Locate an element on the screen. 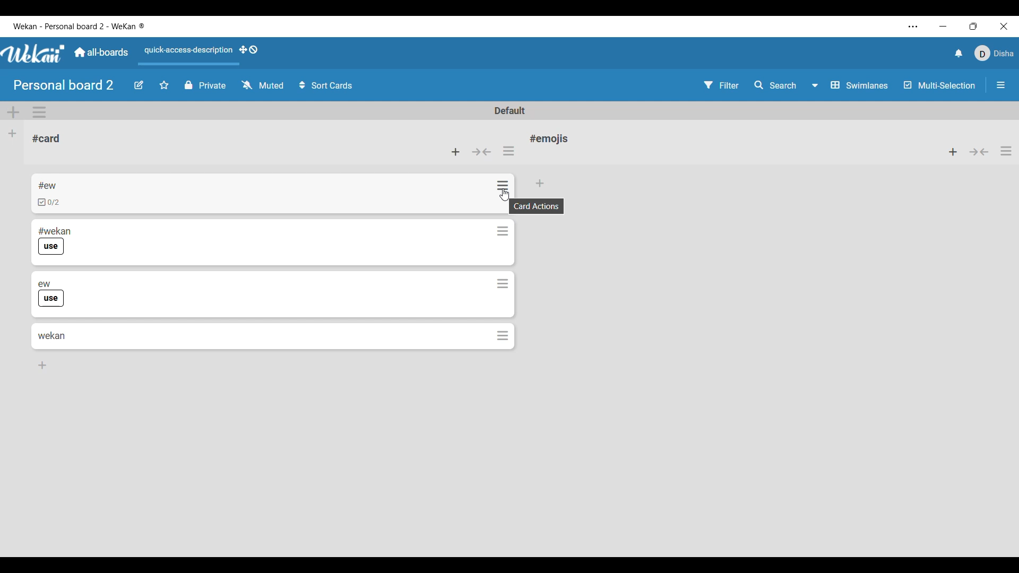 This screenshot has width=1019, height=573. Collapse is located at coordinates (979, 152).